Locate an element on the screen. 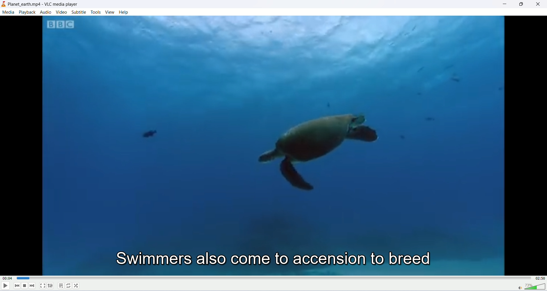  audio is located at coordinates (45, 13).